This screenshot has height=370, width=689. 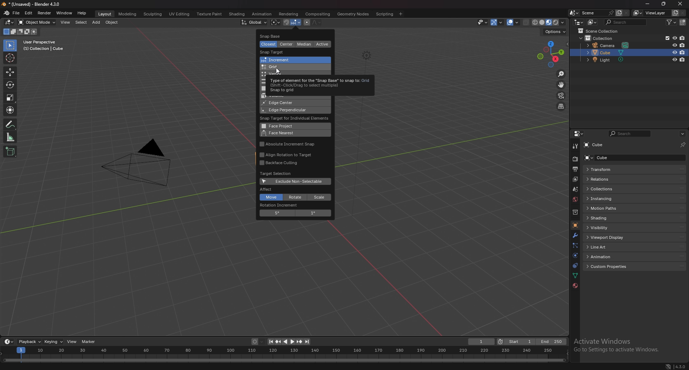 I want to click on view layer, so click(x=574, y=180).